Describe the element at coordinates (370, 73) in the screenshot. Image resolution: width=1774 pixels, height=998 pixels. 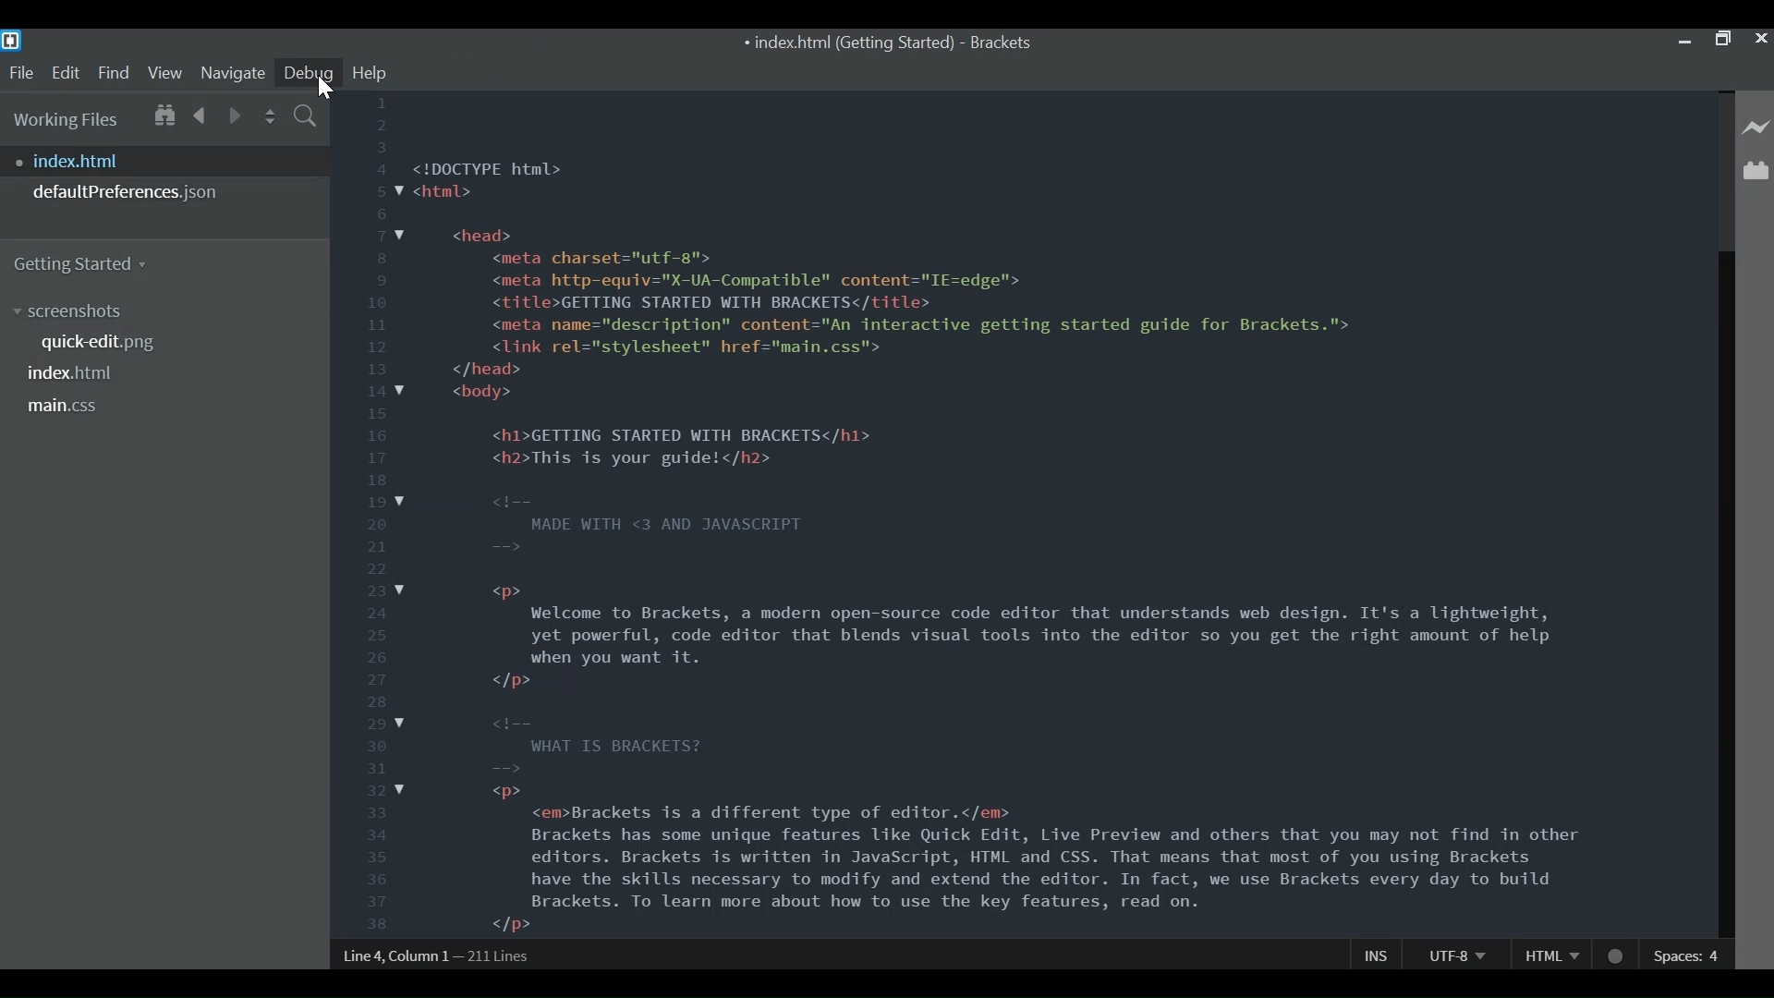
I see `Help` at that location.